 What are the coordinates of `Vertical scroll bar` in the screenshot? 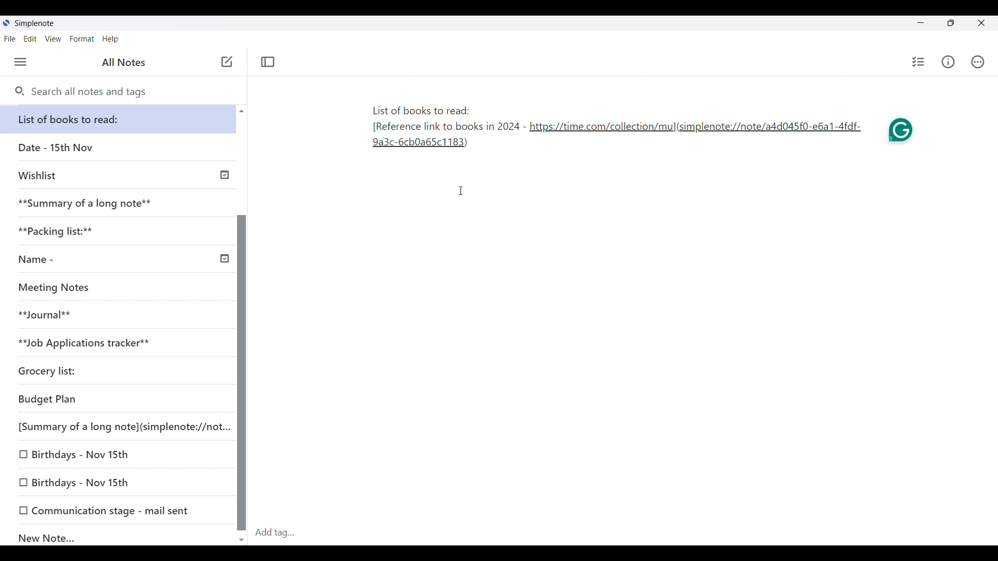 It's located at (241, 324).